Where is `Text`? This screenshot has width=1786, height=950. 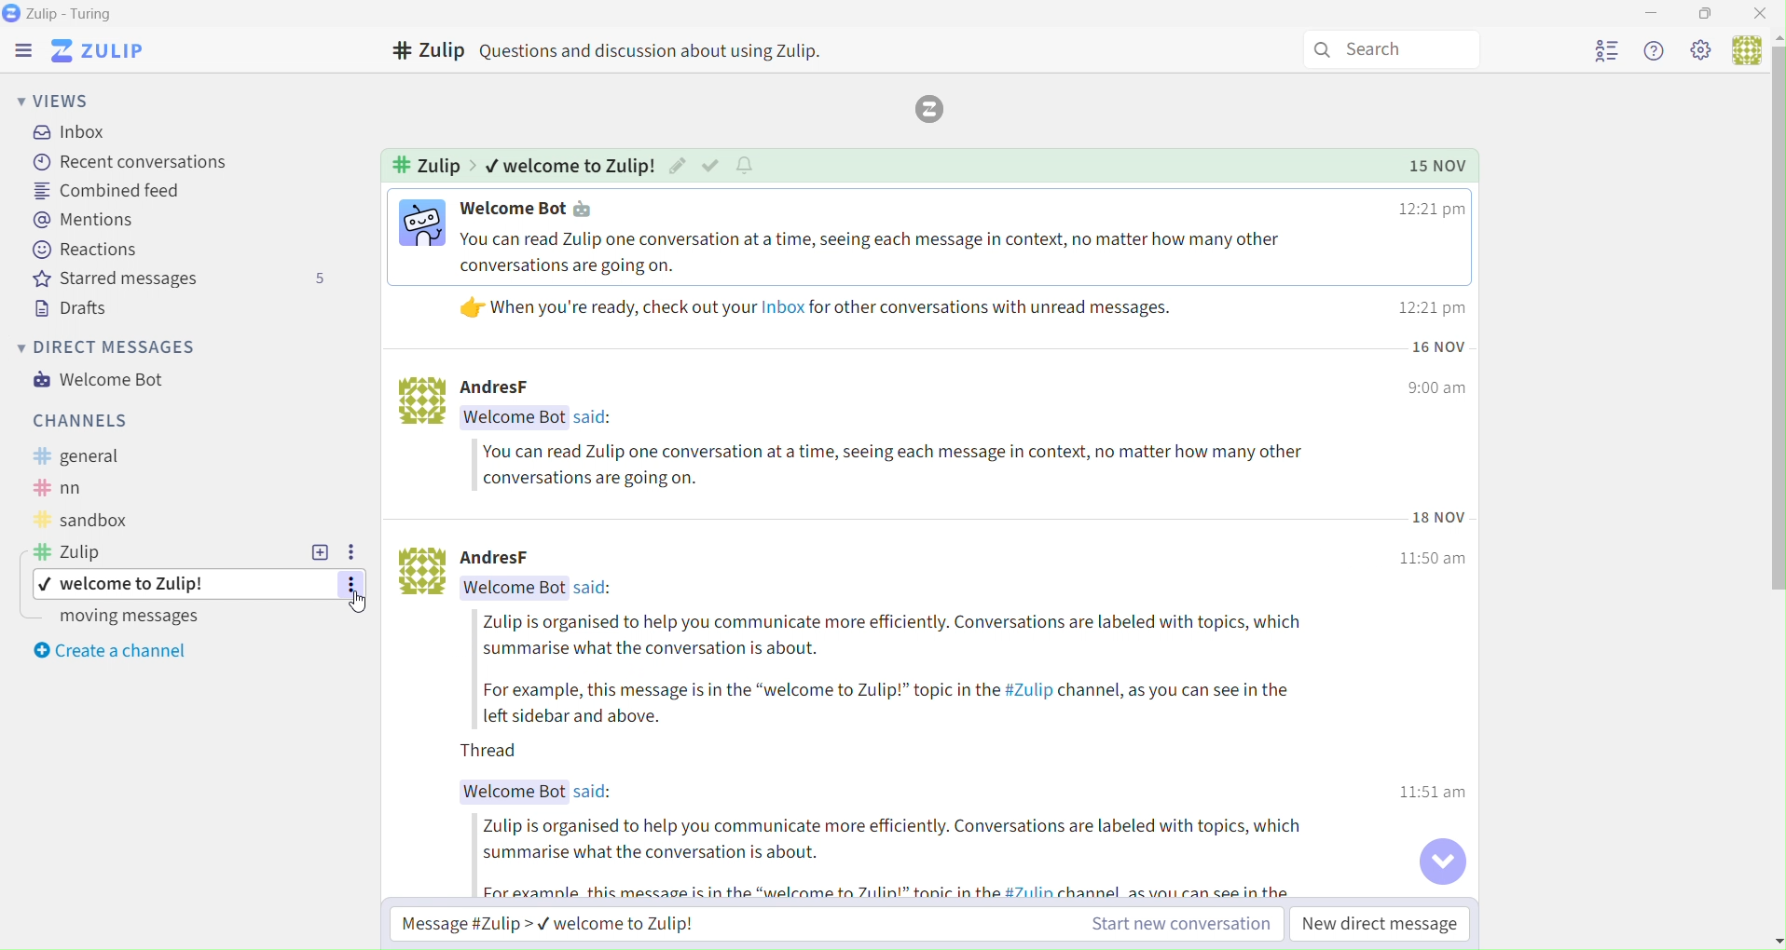
Text is located at coordinates (73, 14).